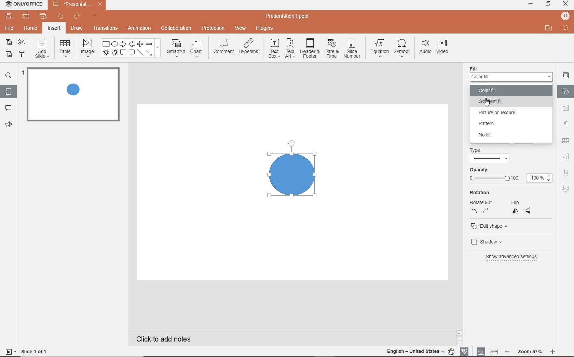 This screenshot has height=357, width=574. What do you see at coordinates (77, 4) in the screenshot?
I see `file name` at bounding box center [77, 4].